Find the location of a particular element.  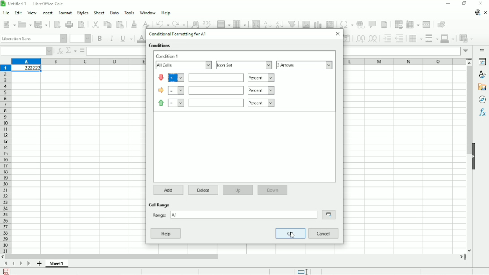

scroll left is located at coordinates (4, 257).